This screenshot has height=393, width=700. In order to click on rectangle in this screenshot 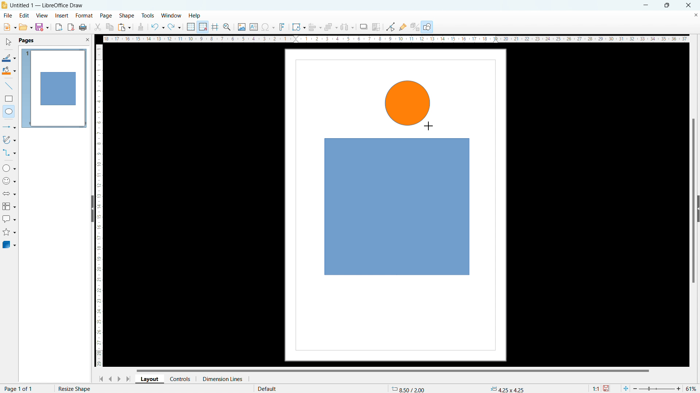, I will do `click(9, 99)`.